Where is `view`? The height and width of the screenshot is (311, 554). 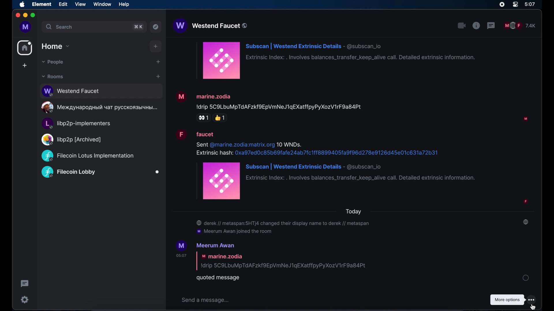
view is located at coordinates (80, 4).